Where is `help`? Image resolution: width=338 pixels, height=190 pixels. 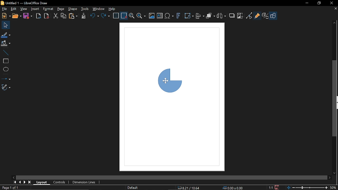
help is located at coordinates (113, 9).